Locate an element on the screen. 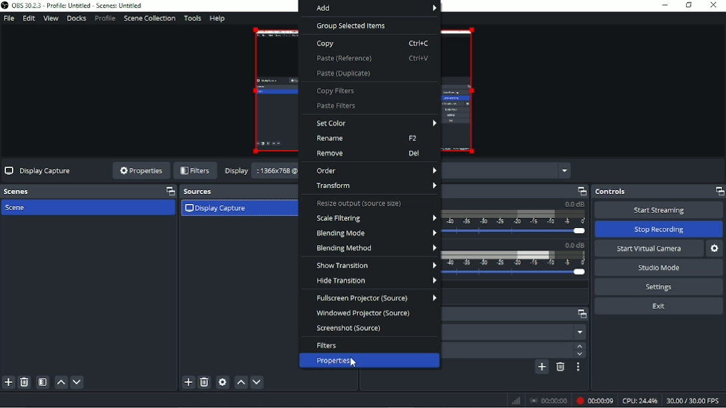 Image resolution: width=726 pixels, height=408 pixels. Add source is located at coordinates (187, 382).